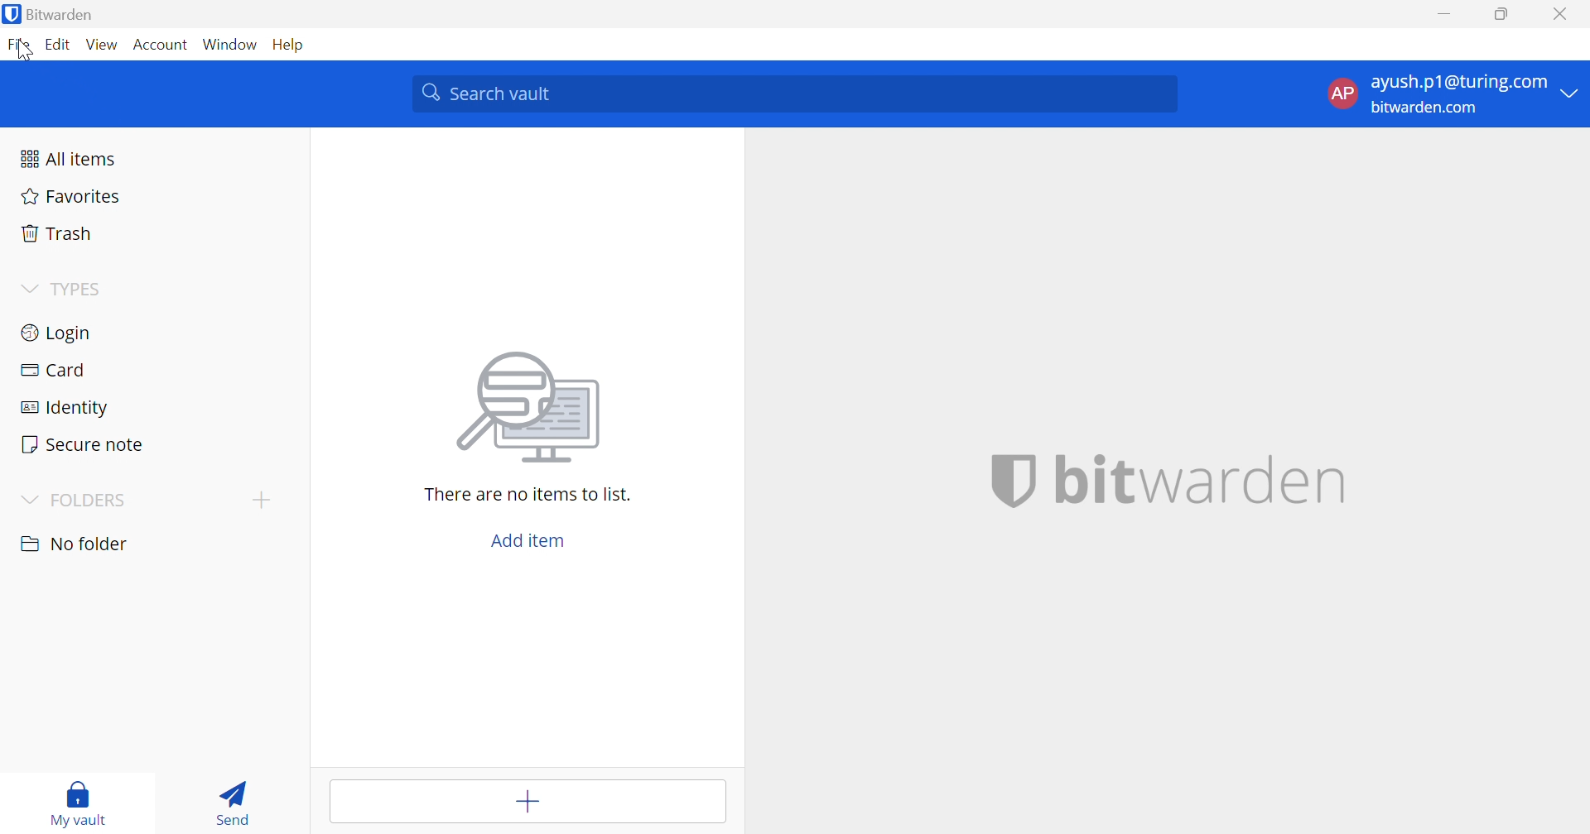  I want to click on Account, so click(160, 44).